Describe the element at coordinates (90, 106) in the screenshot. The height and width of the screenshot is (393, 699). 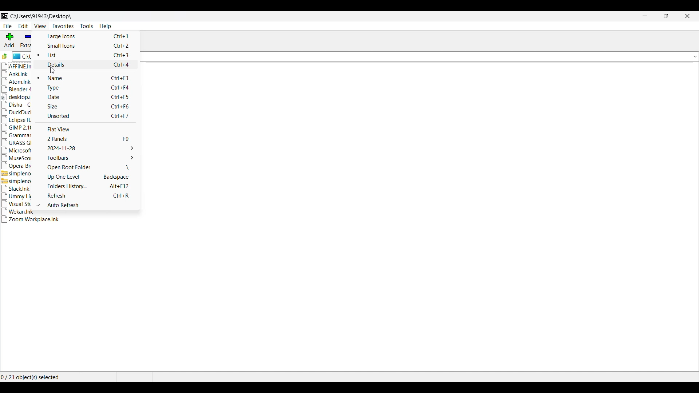
I see `Size` at that location.